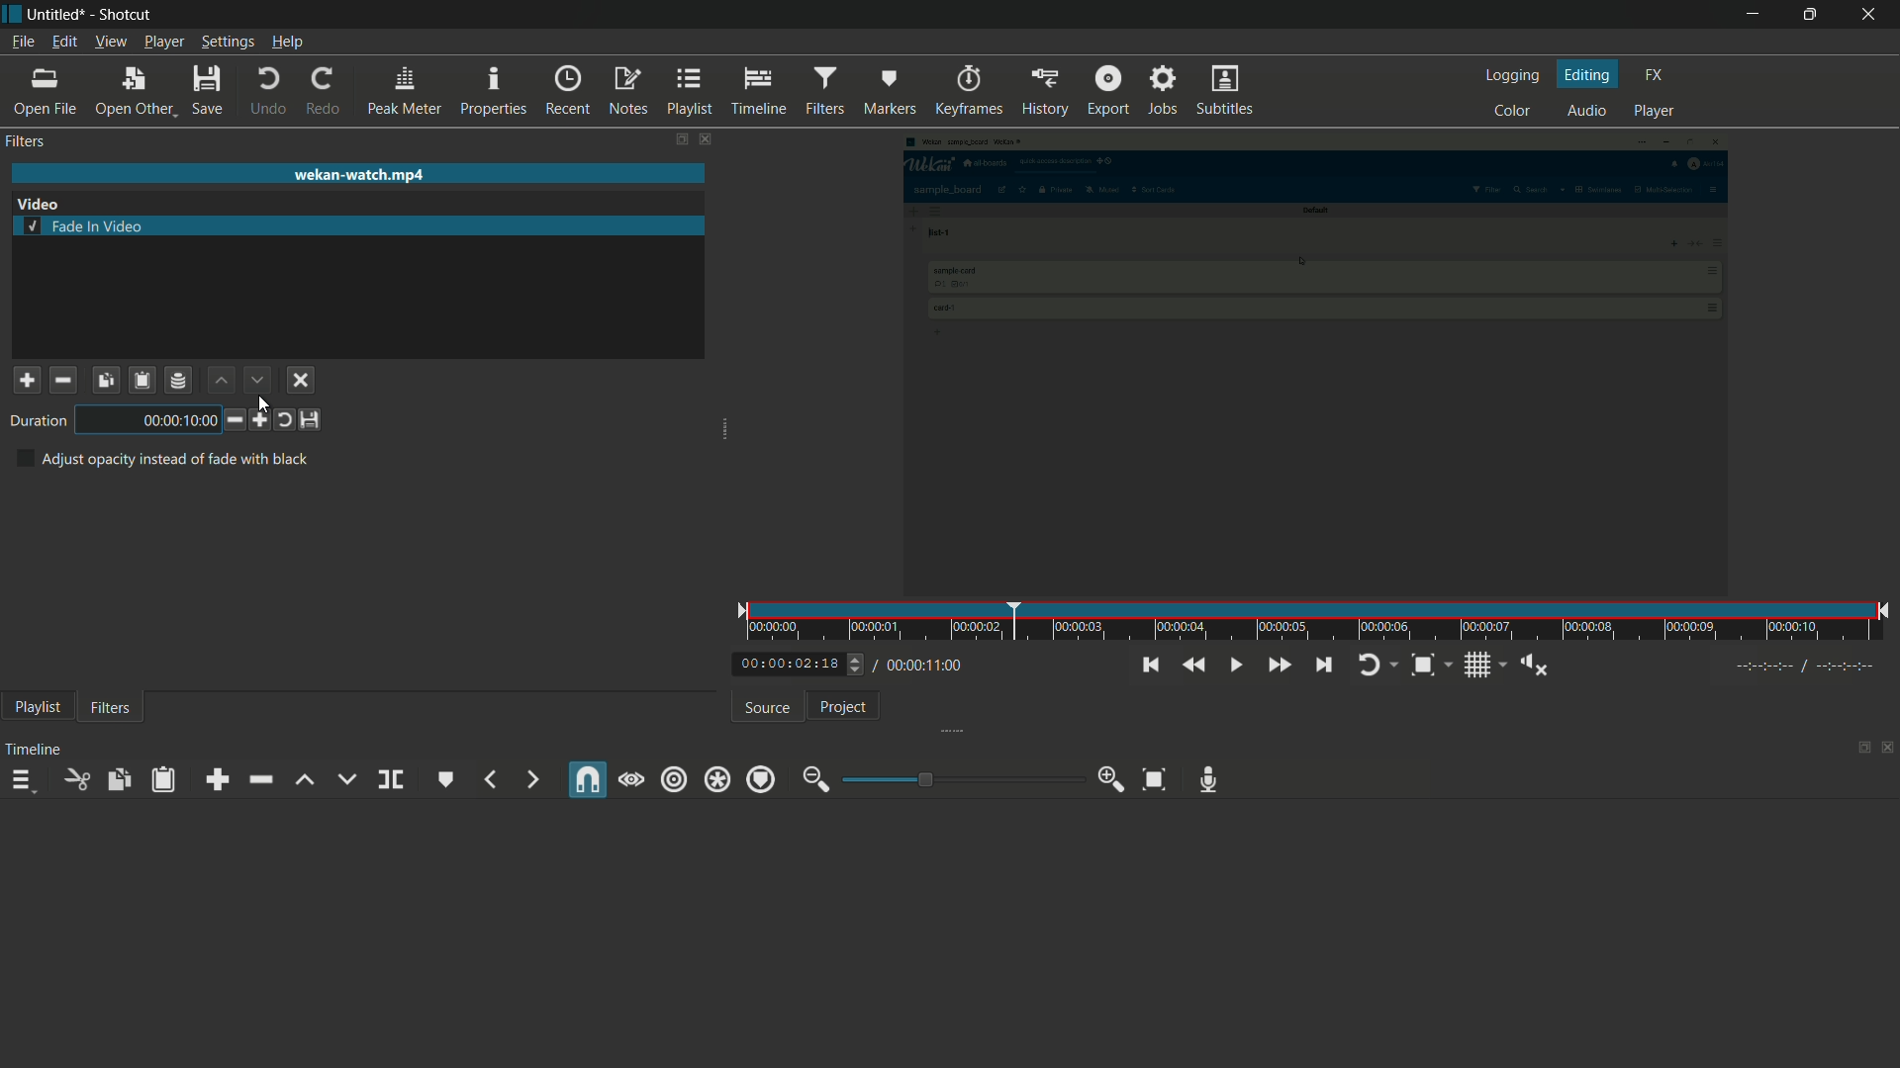 This screenshot has height=1068, width=1900. Describe the element at coordinates (39, 204) in the screenshot. I see `video` at that location.